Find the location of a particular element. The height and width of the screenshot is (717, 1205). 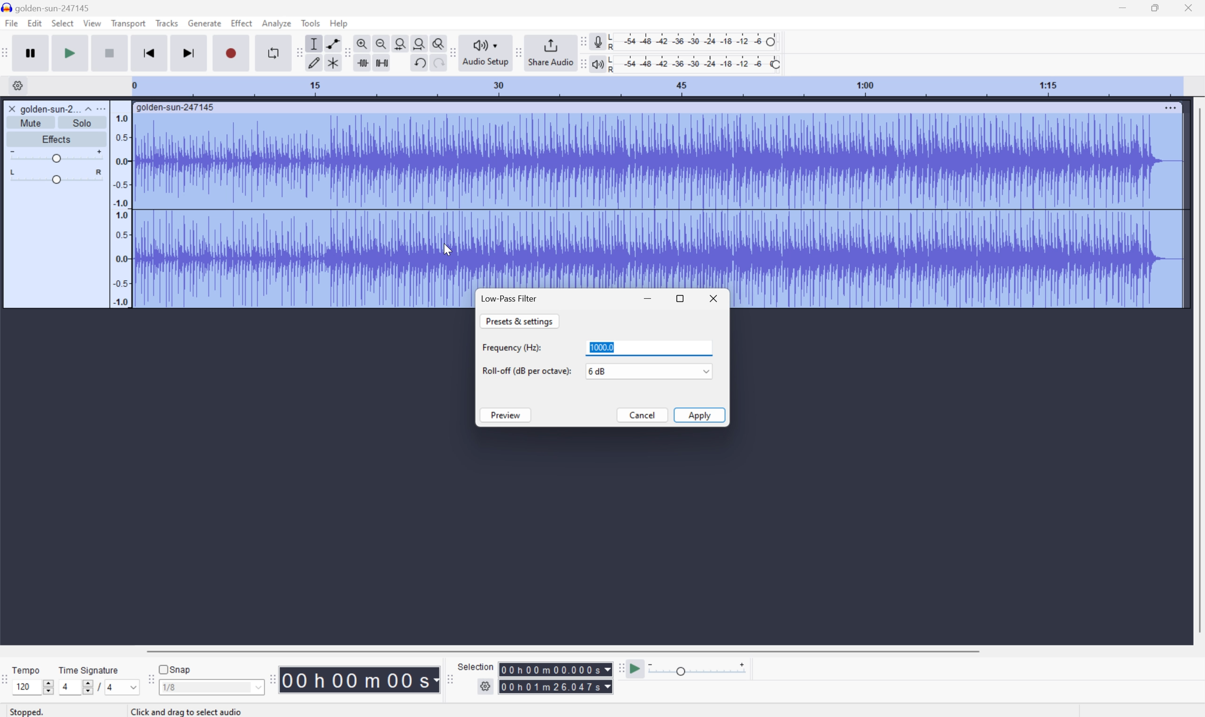

Trim audio outside selection is located at coordinates (364, 63).